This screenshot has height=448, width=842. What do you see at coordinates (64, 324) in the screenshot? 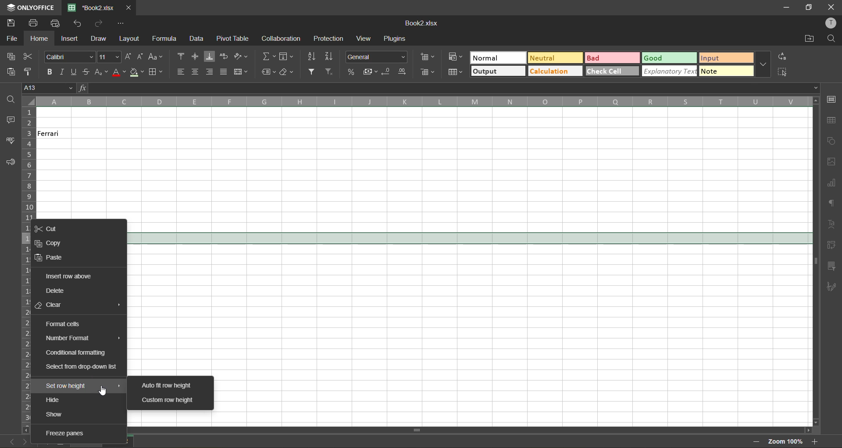
I see `format cells` at bounding box center [64, 324].